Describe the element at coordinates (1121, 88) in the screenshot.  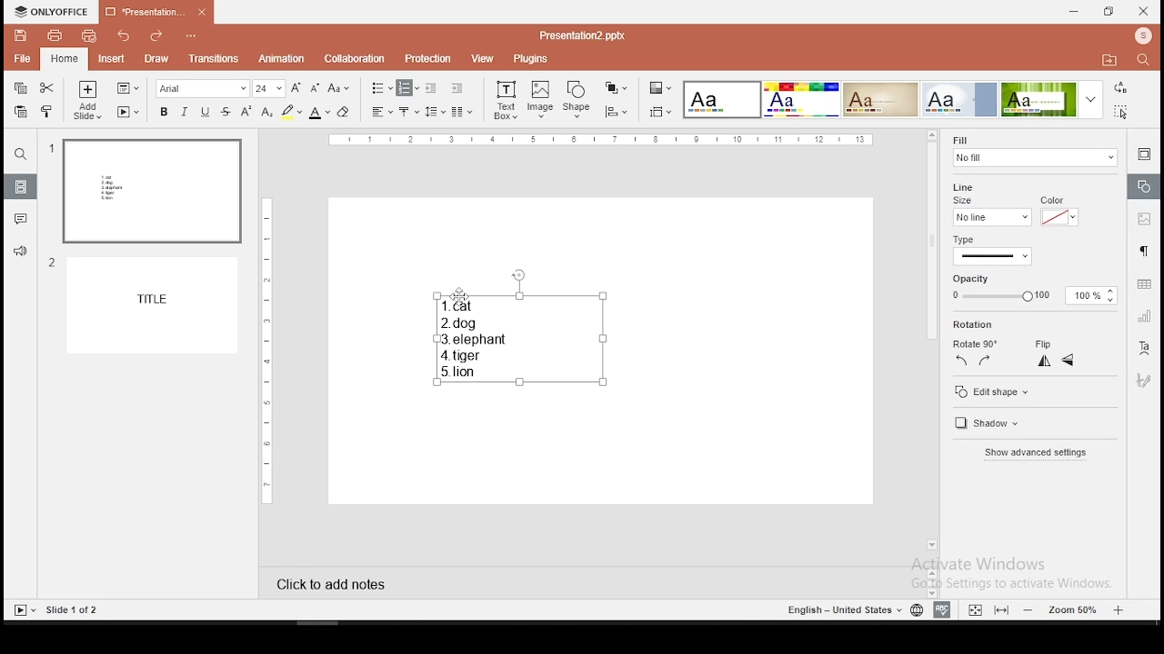
I see `replace` at that location.